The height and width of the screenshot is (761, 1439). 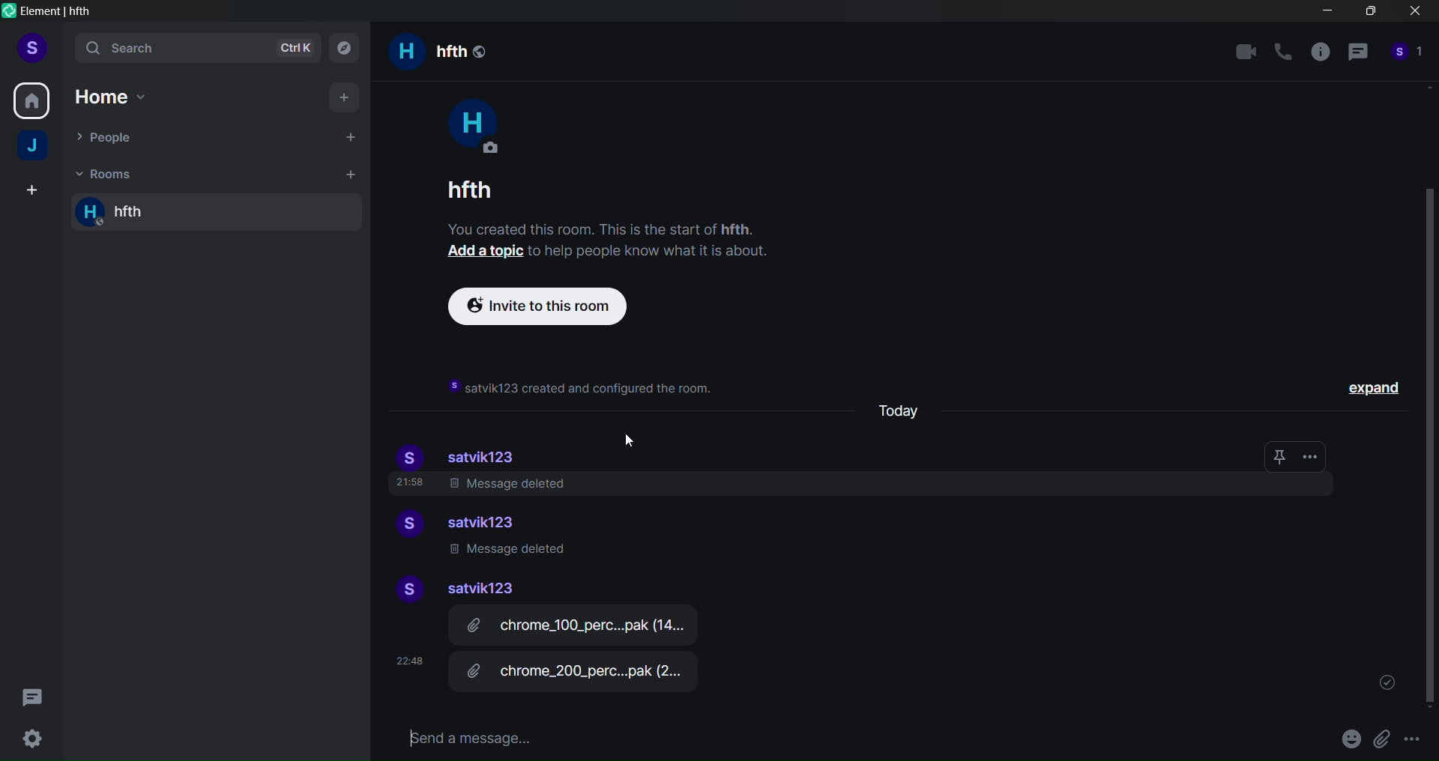 What do you see at coordinates (1357, 55) in the screenshot?
I see `thread` at bounding box center [1357, 55].